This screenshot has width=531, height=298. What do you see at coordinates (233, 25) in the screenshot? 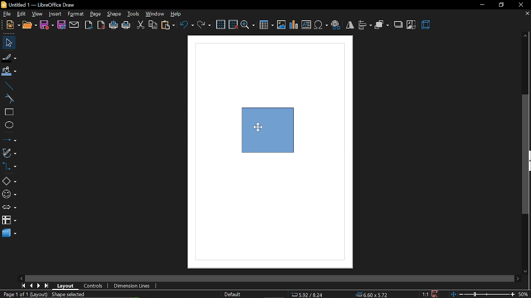
I see `snap to grid` at bounding box center [233, 25].